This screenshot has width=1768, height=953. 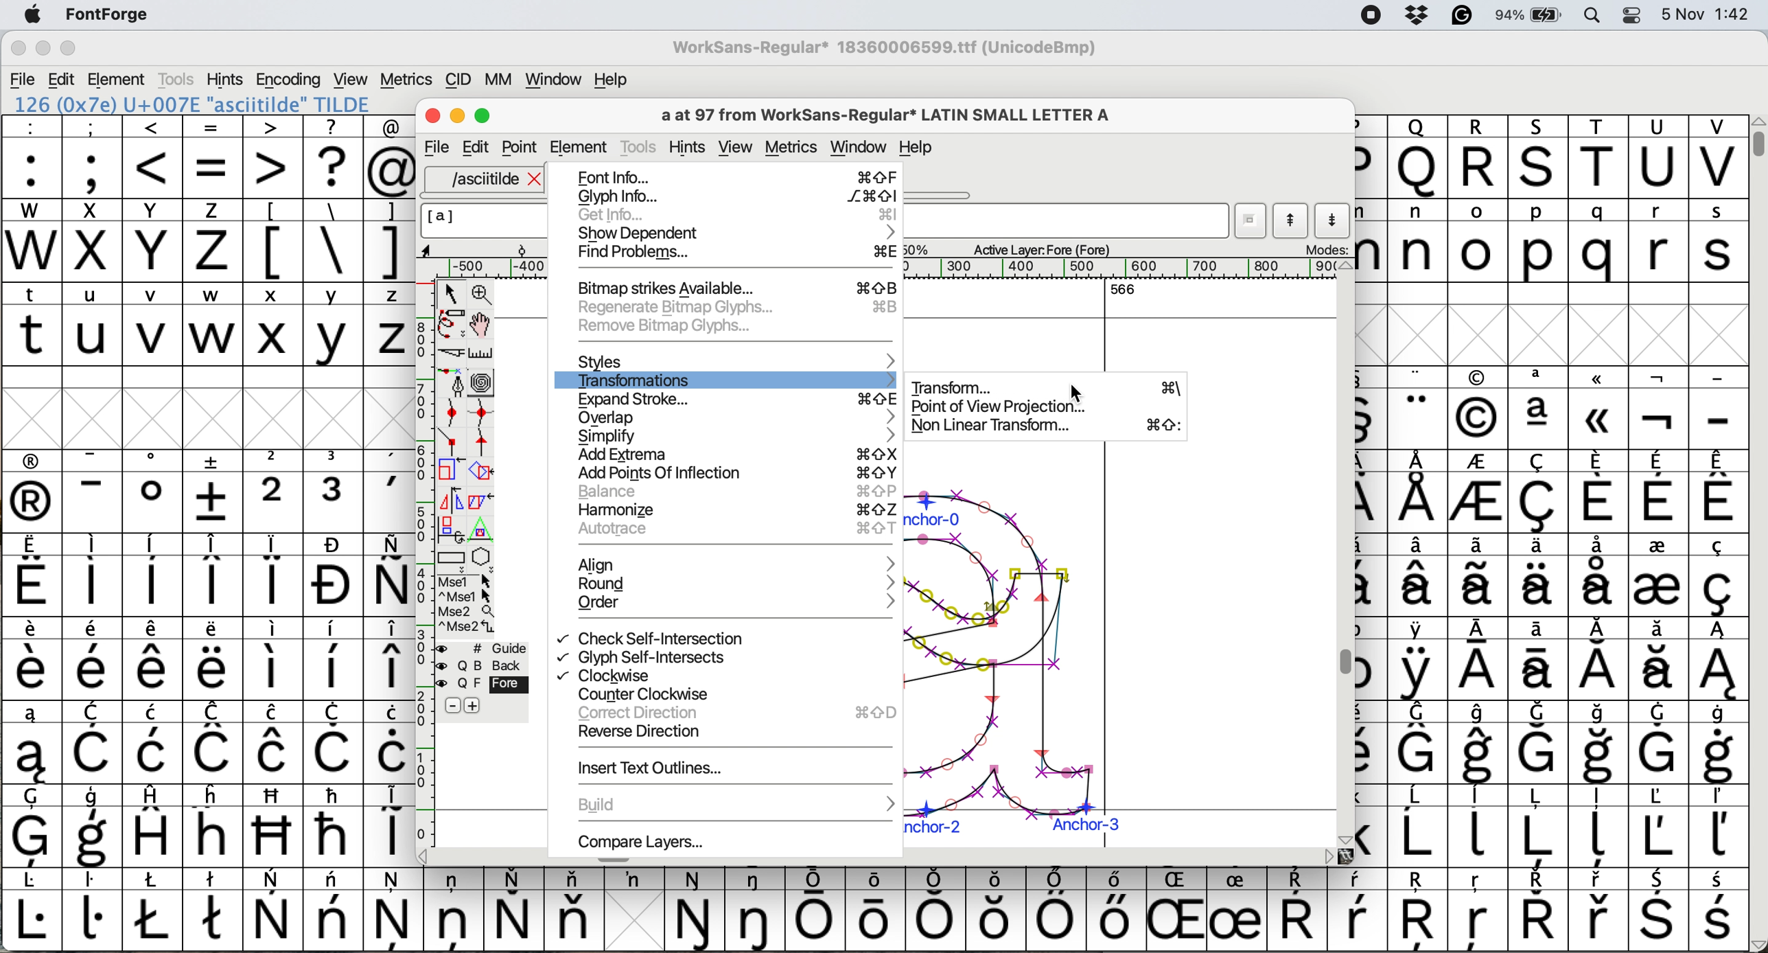 What do you see at coordinates (153, 575) in the screenshot?
I see `symbol` at bounding box center [153, 575].